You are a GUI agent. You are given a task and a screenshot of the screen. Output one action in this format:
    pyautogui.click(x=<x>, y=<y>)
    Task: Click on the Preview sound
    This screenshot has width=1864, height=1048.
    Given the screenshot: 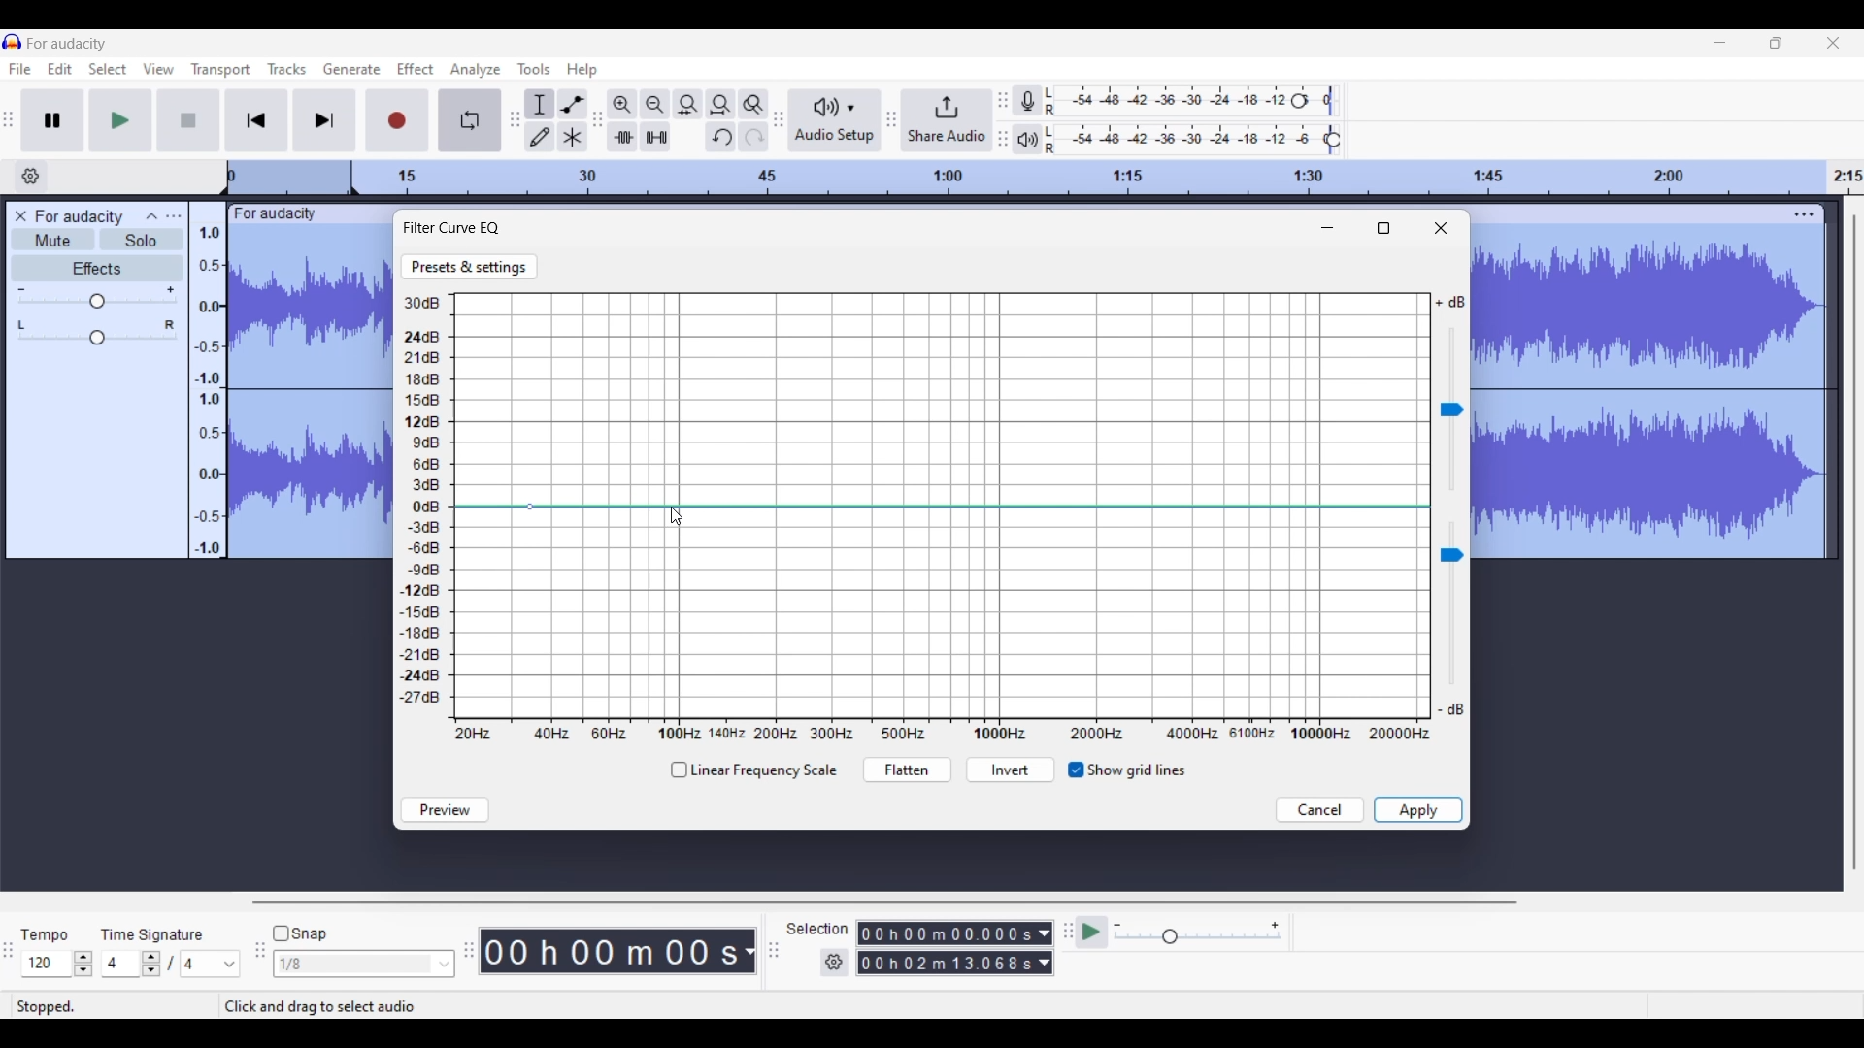 What is the action you would take?
    pyautogui.click(x=445, y=810)
    